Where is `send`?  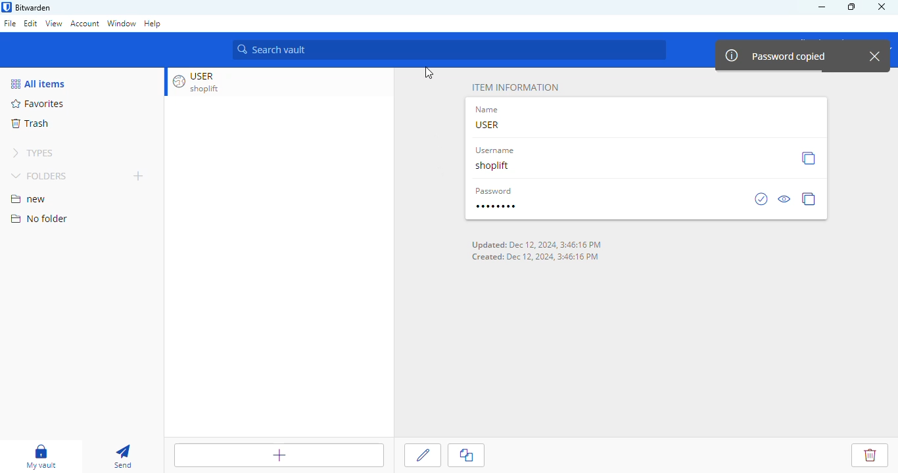 send is located at coordinates (122, 456).